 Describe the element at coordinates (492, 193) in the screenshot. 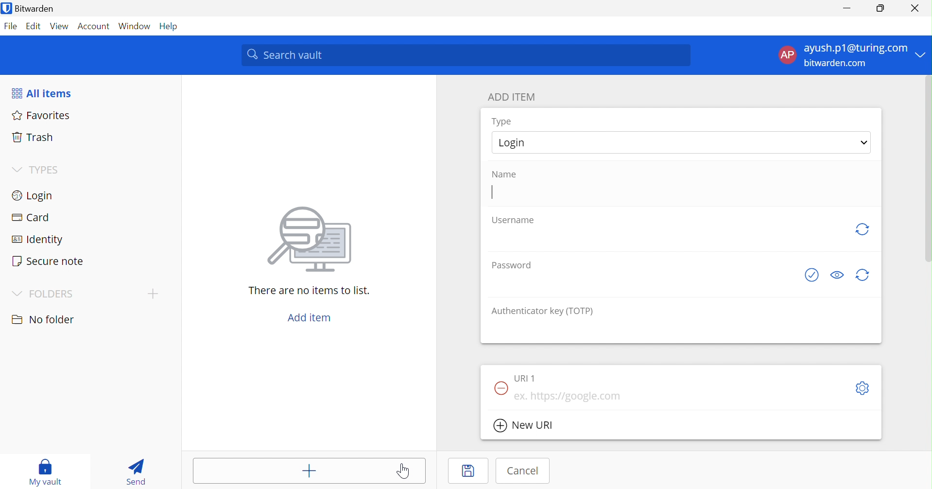

I see `Typing cursor` at that location.